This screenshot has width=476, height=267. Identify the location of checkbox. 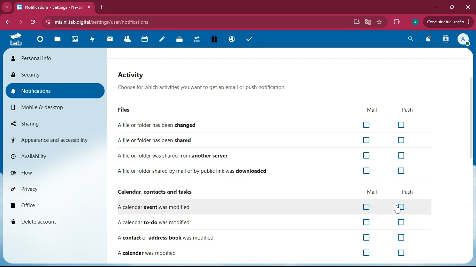
(401, 125).